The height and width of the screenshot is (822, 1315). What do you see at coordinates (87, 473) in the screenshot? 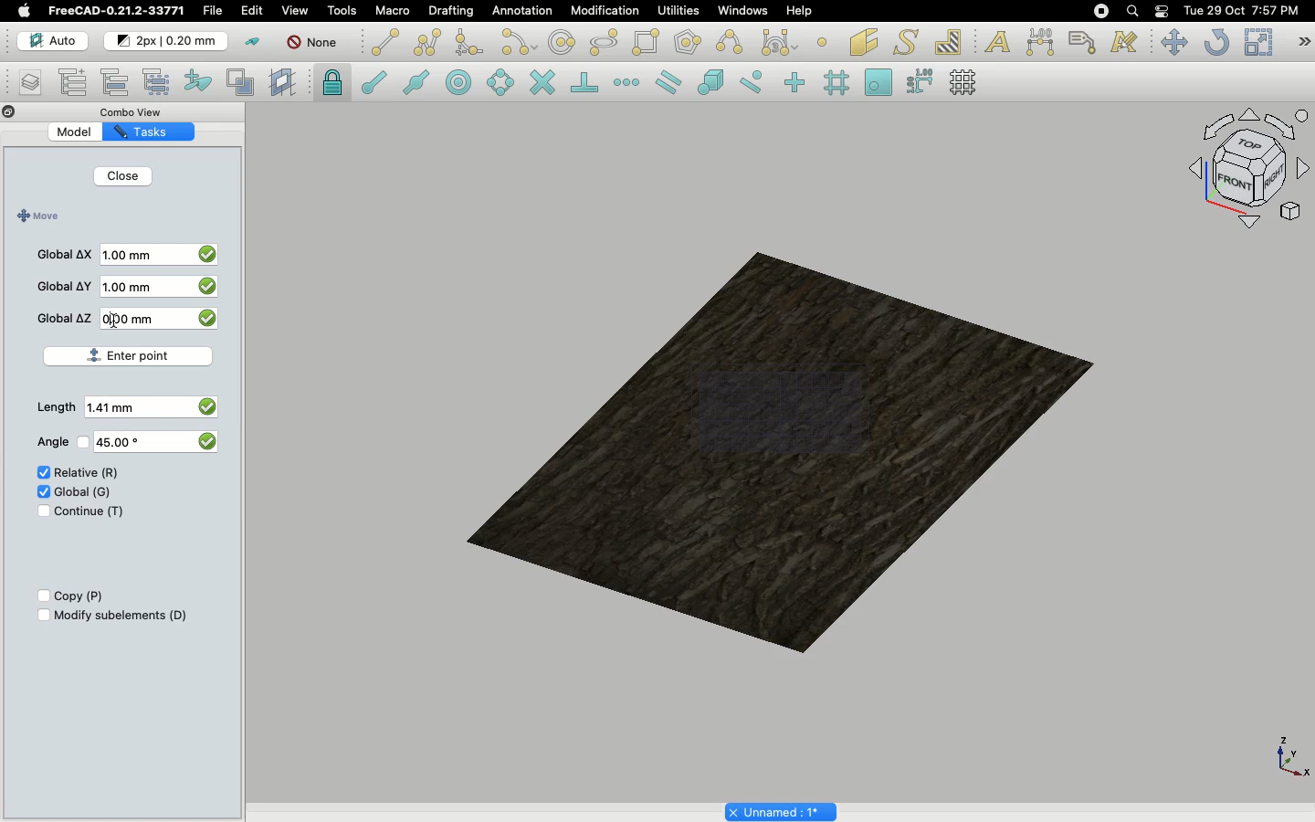
I see `Relative` at bounding box center [87, 473].